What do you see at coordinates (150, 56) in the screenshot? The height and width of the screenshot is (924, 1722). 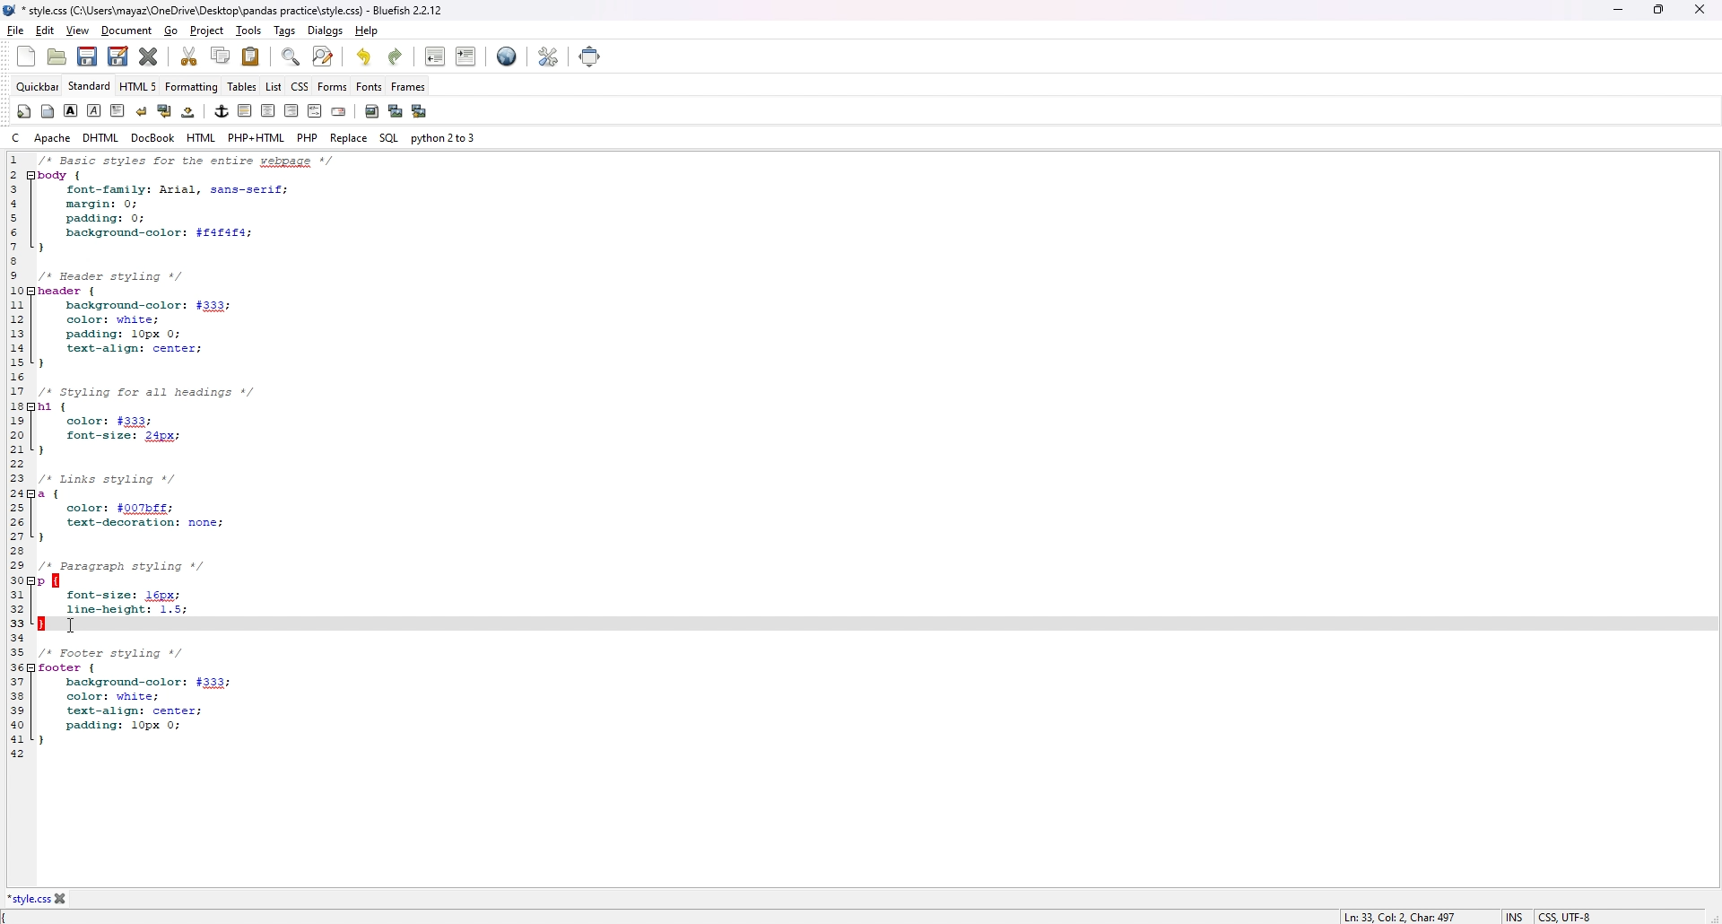 I see `close current file` at bounding box center [150, 56].